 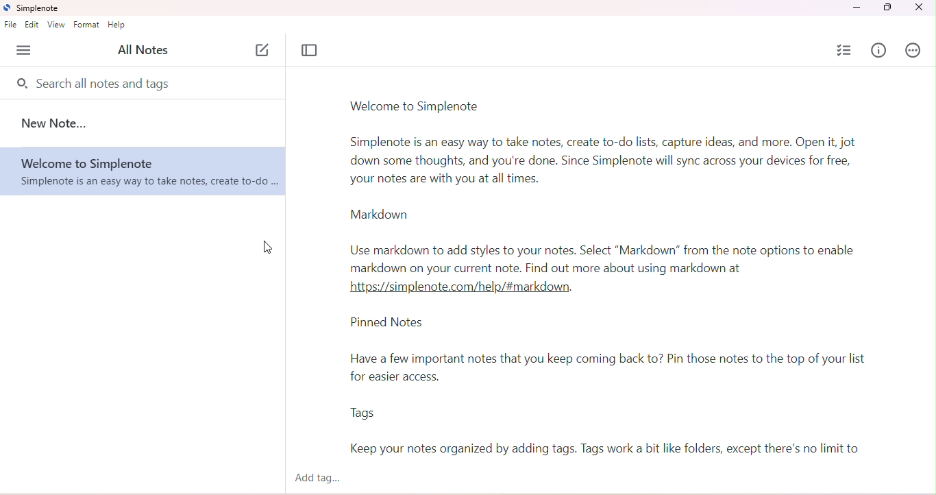 I want to click on actions, so click(x=915, y=50).